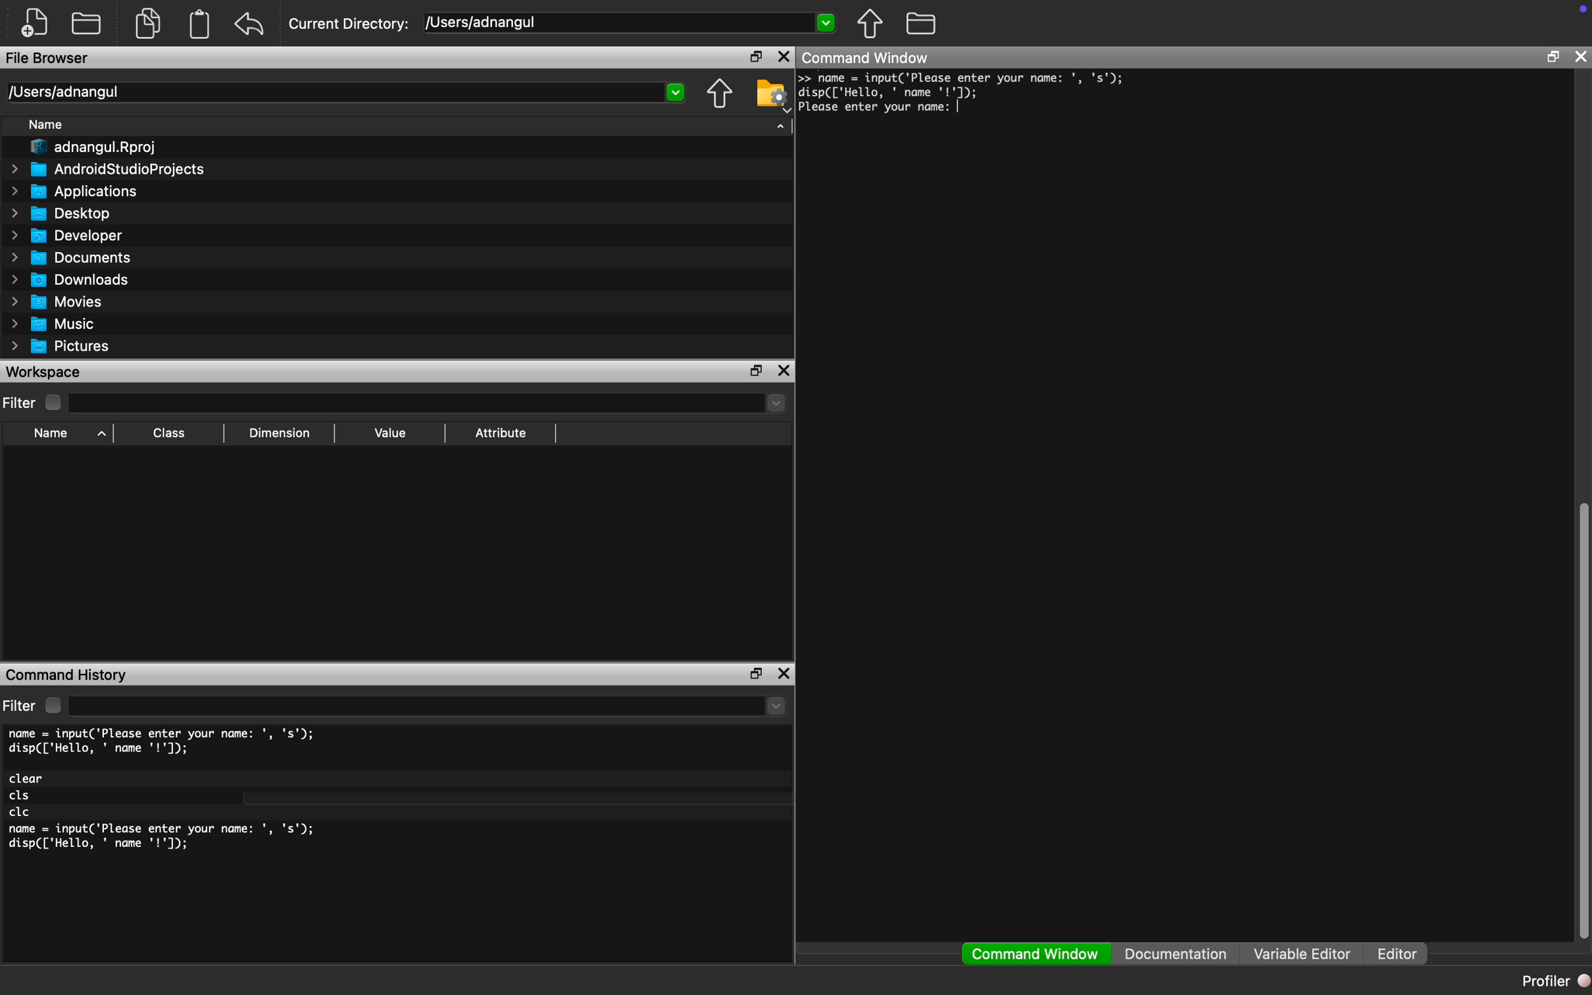 The height and width of the screenshot is (995, 1592). What do you see at coordinates (35, 705) in the screenshot?
I see `Filter` at bounding box center [35, 705].